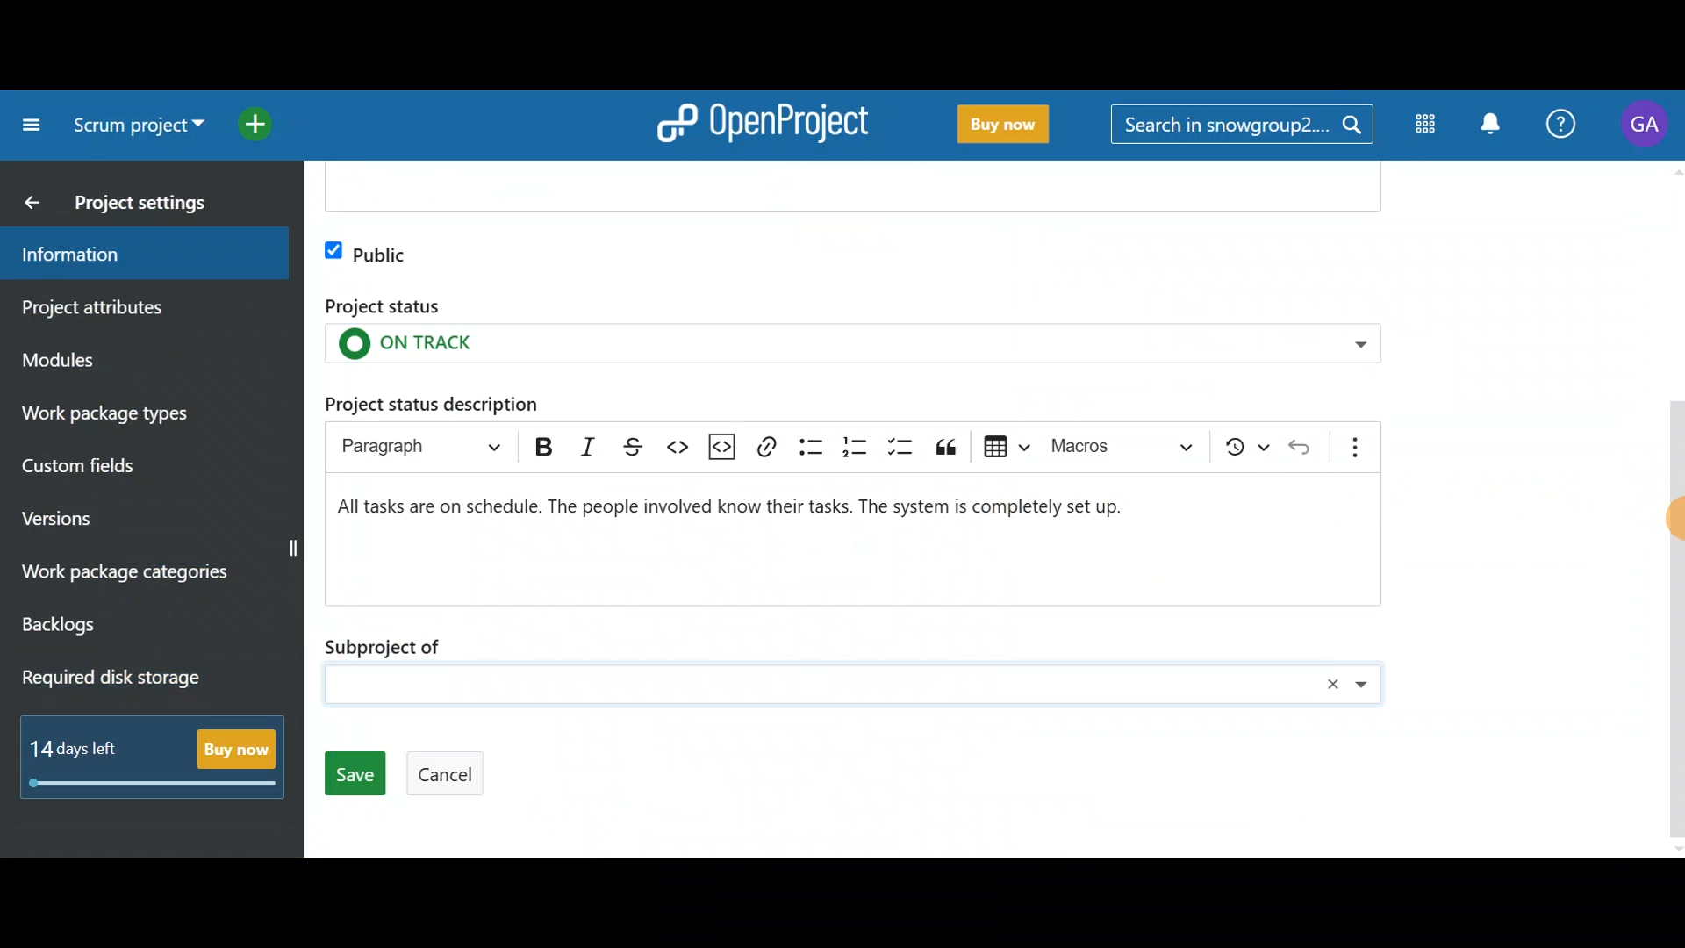 Image resolution: width=1685 pixels, height=948 pixels. Describe the element at coordinates (812, 449) in the screenshot. I see `Bulleted list` at that location.